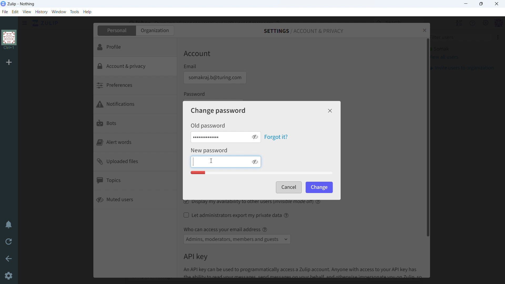 This screenshot has width=505, height=284. Describe the element at coordinates (330, 111) in the screenshot. I see `close` at that location.